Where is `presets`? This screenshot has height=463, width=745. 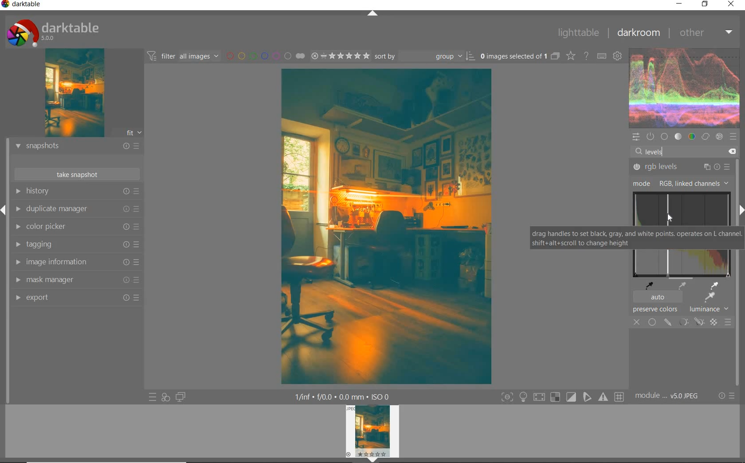
presets is located at coordinates (735, 137).